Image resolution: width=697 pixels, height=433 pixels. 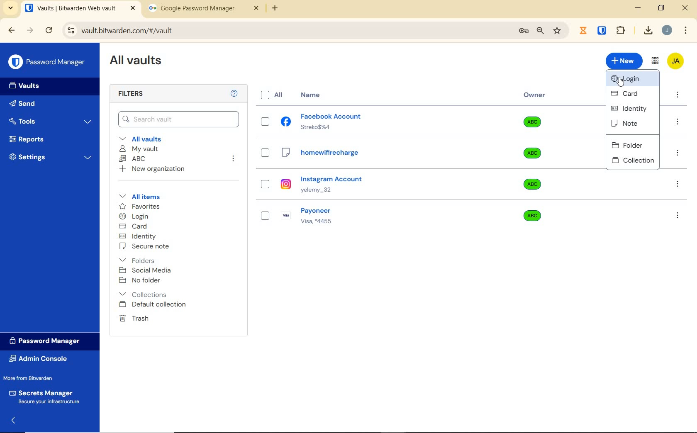 What do you see at coordinates (134, 94) in the screenshot?
I see `Filters` at bounding box center [134, 94].